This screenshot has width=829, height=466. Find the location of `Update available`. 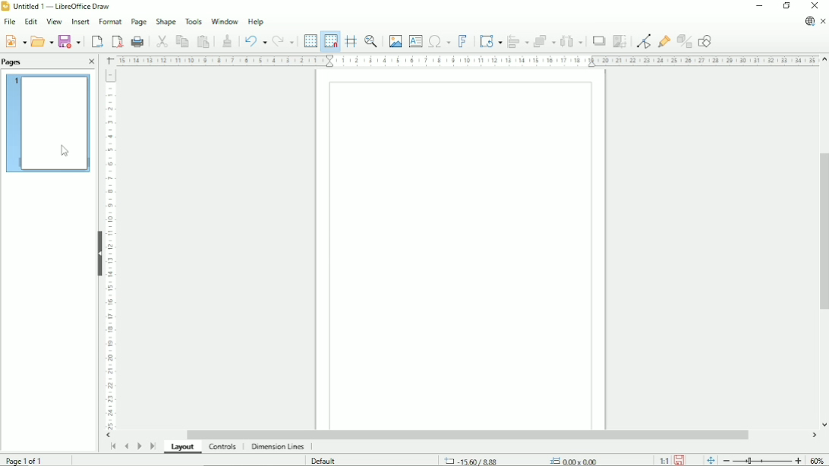

Update available is located at coordinates (809, 21).